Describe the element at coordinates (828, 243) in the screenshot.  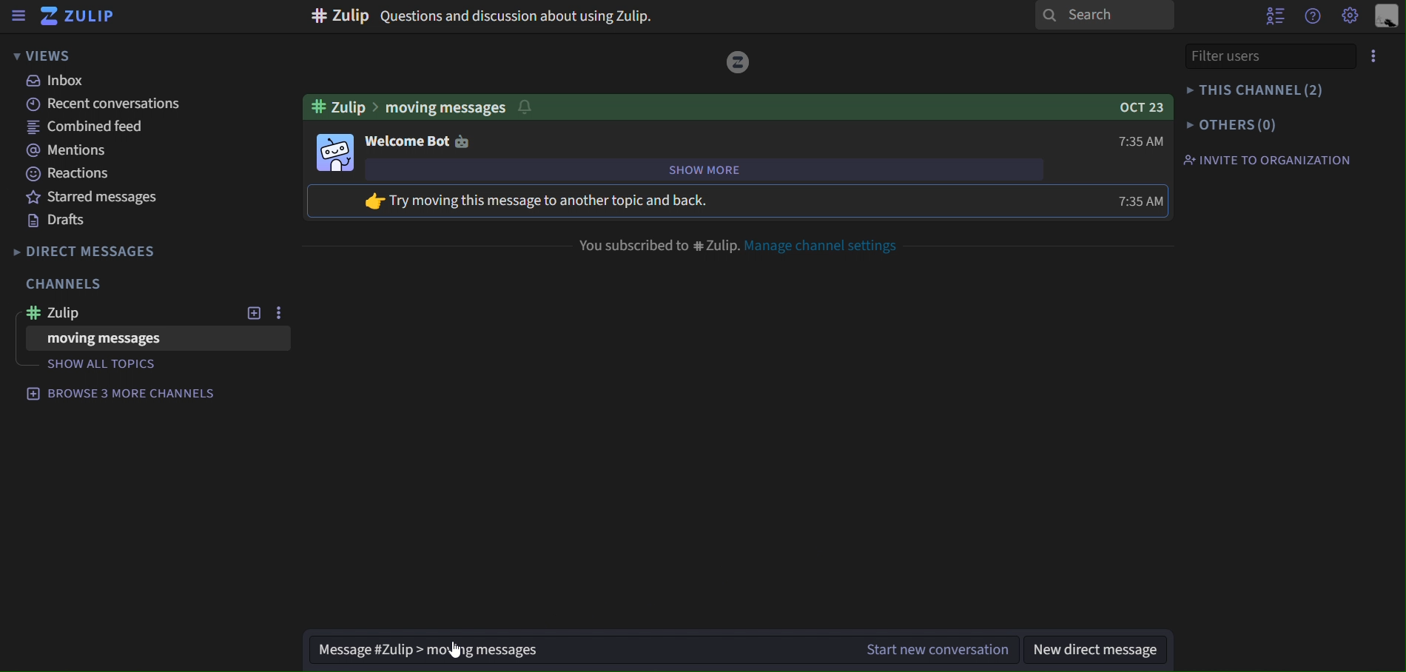
I see `manage channel settings` at that location.